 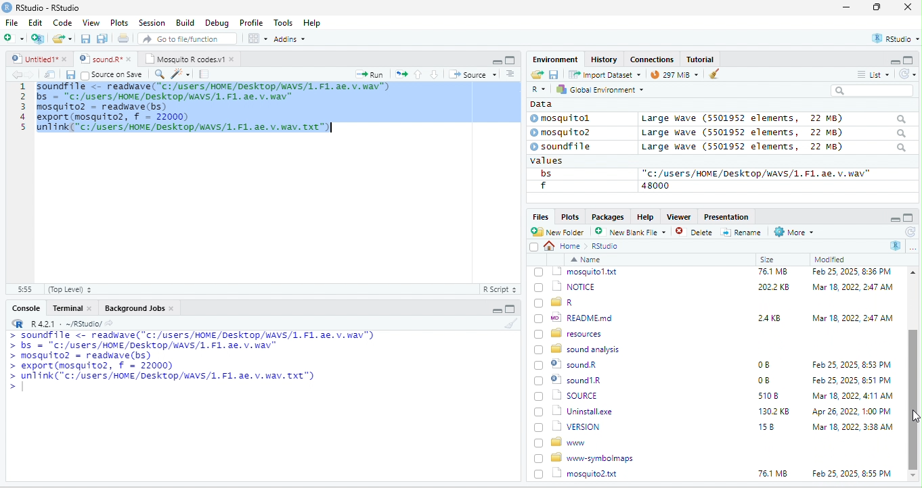 I want to click on scroll bar, so click(x=514, y=180).